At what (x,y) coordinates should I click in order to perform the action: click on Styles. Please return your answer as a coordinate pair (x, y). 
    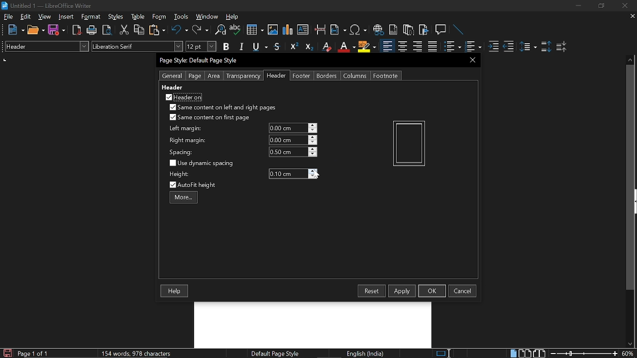
    Looking at the image, I should click on (116, 17).